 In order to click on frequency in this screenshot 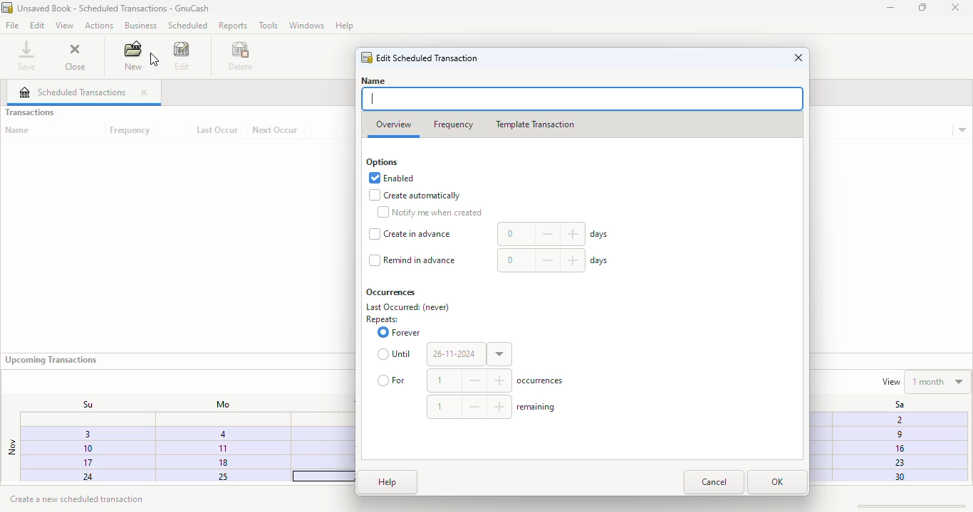, I will do `click(131, 131)`.